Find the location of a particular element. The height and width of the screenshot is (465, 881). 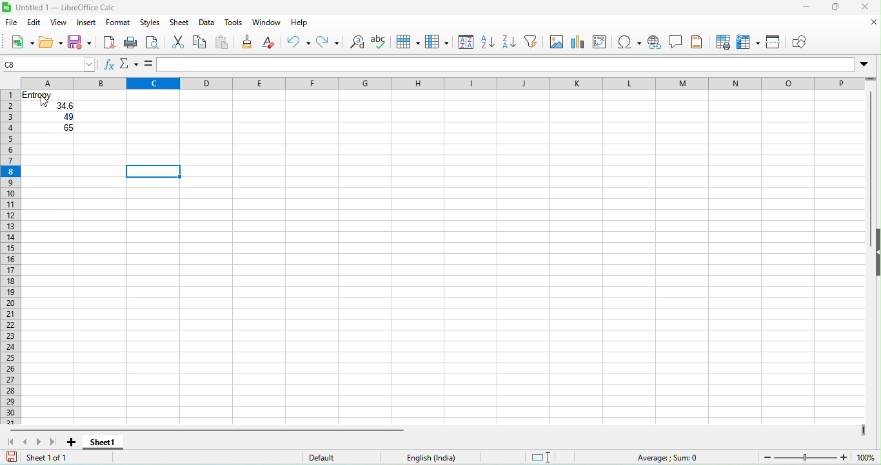

find and replace is located at coordinates (355, 43).